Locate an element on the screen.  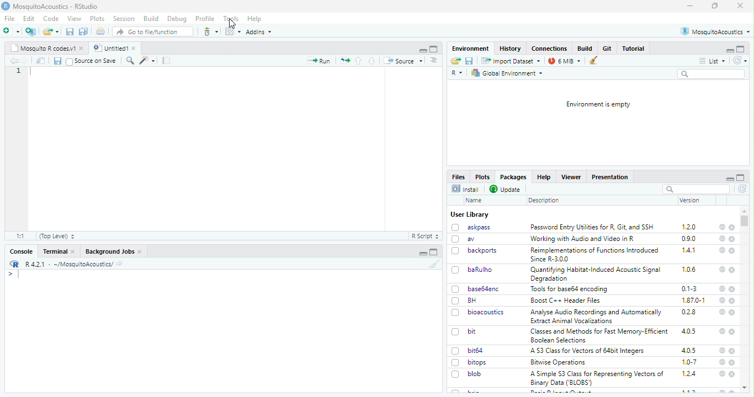
web is located at coordinates (723, 331).